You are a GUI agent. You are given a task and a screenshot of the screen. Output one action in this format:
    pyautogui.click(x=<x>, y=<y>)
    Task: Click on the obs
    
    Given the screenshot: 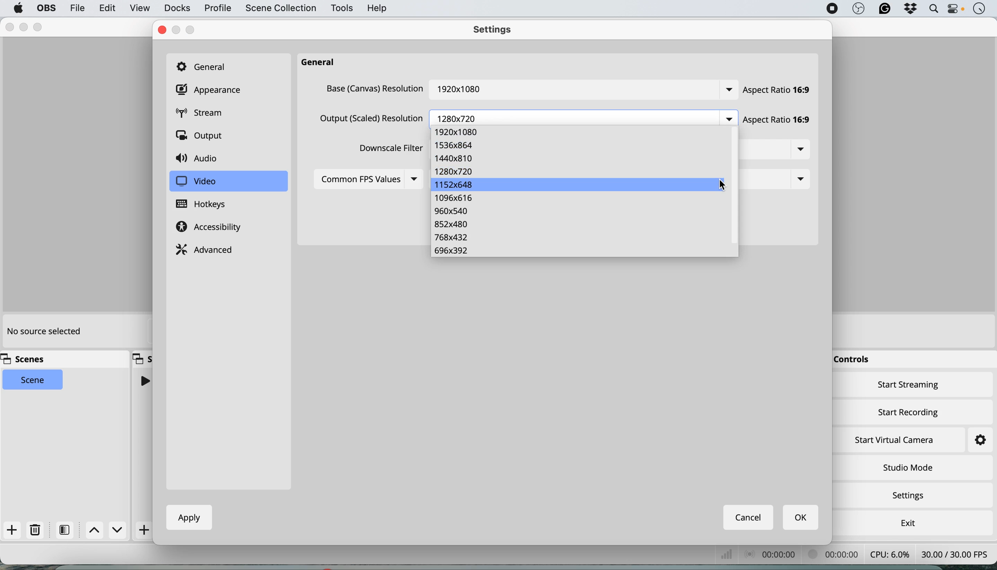 What is the action you would take?
    pyautogui.click(x=45, y=8)
    